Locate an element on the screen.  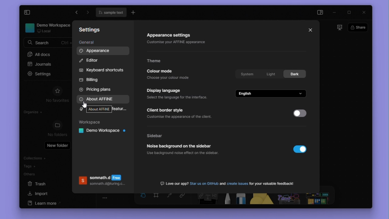
settings is located at coordinates (42, 73).